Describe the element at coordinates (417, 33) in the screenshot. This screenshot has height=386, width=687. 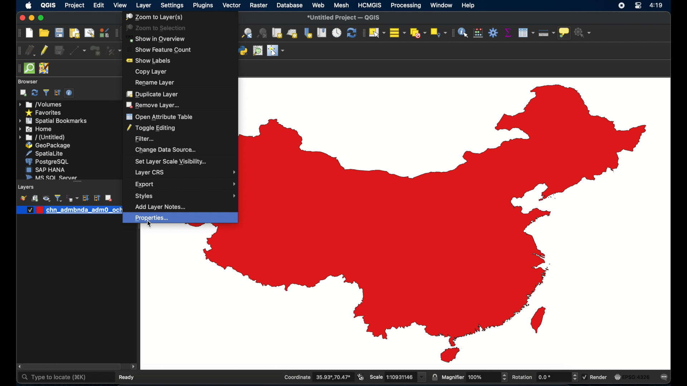
I see `deselect all features` at that location.